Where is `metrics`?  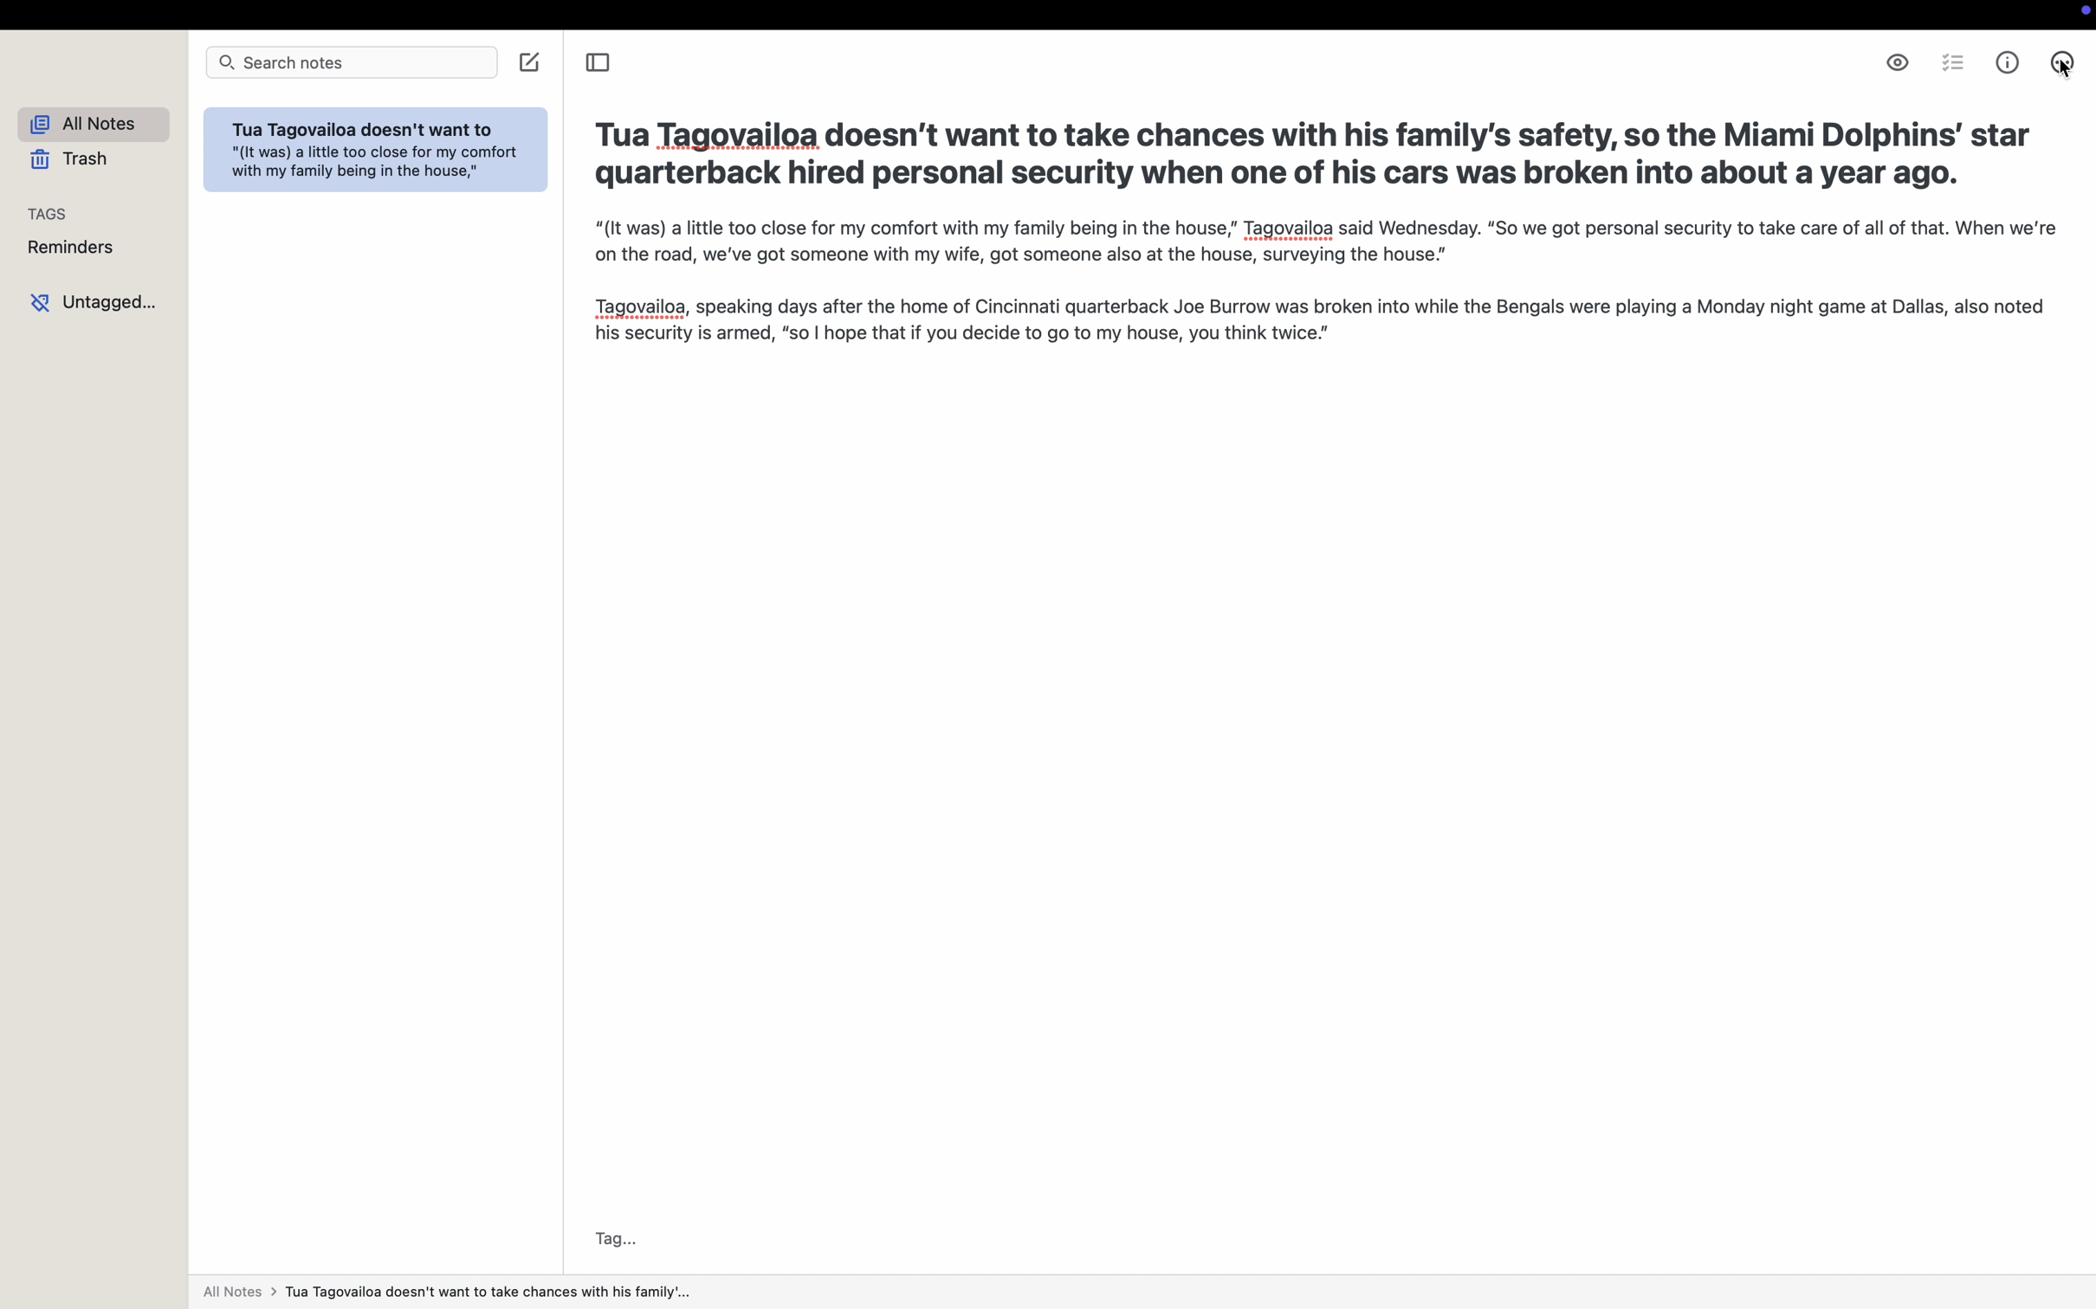
metrics is located at coordinates (2009, 63).